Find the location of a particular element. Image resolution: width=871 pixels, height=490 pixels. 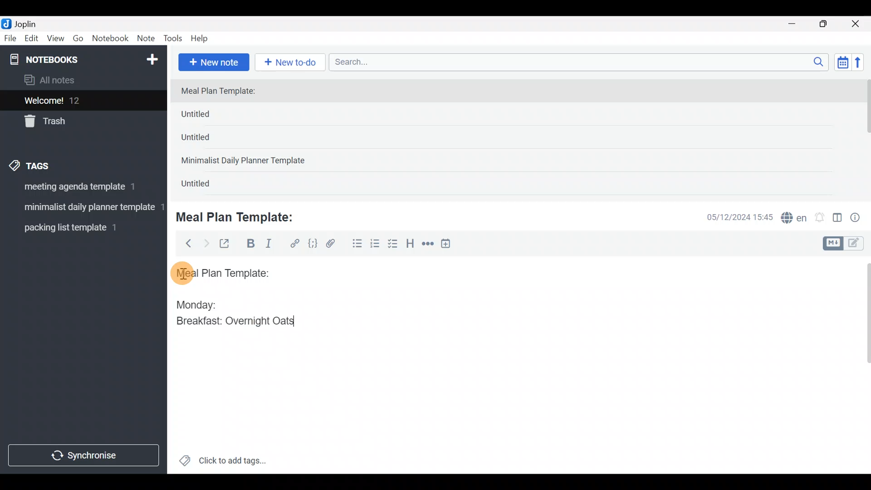

Trash is located at coordinates (78, 122).